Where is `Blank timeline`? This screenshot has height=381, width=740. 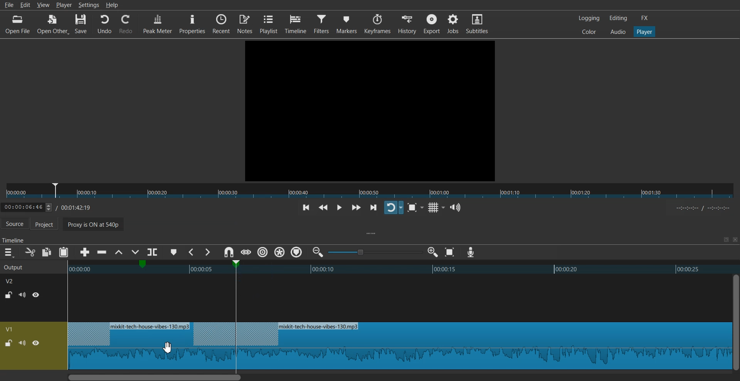
Blank timeline is located at coordinates (396, 346).